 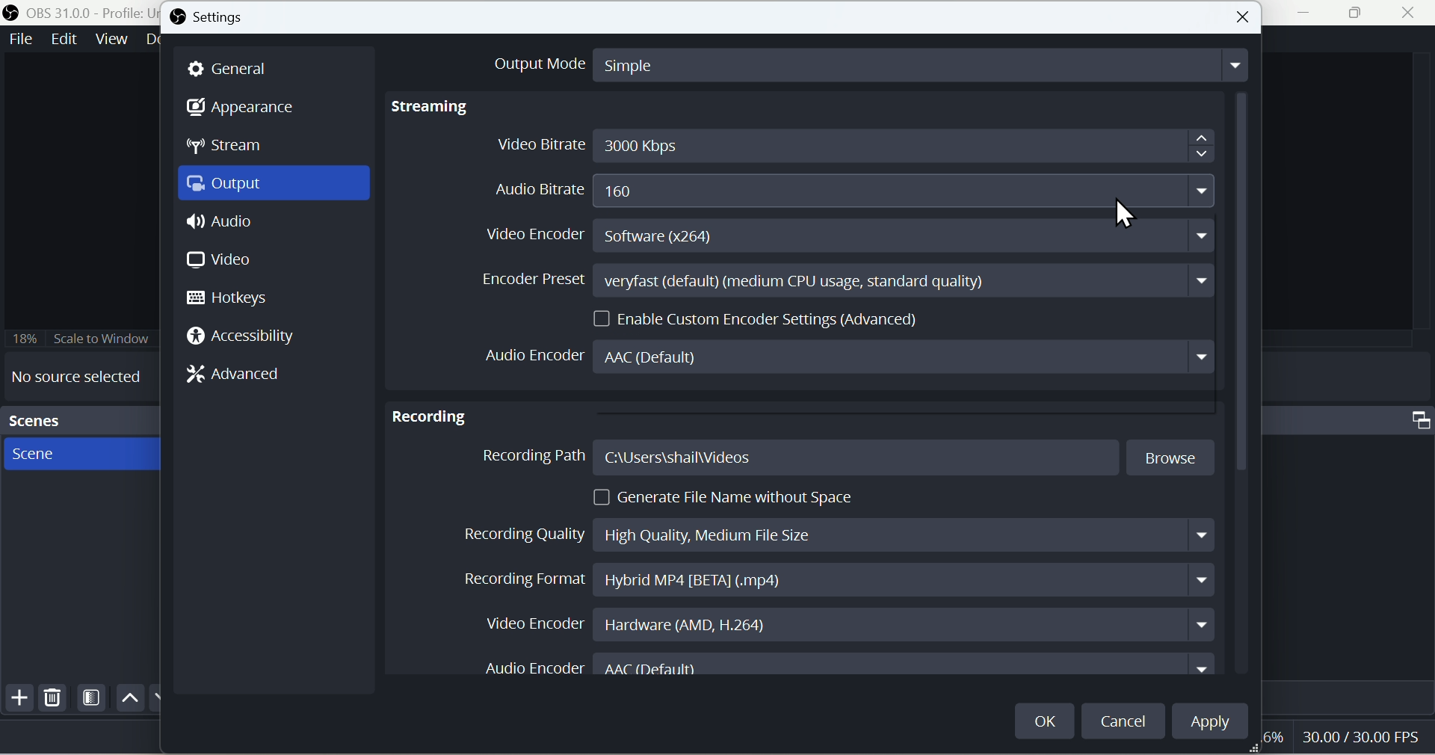 I want to click on Delete, so click(x=53, y=701).